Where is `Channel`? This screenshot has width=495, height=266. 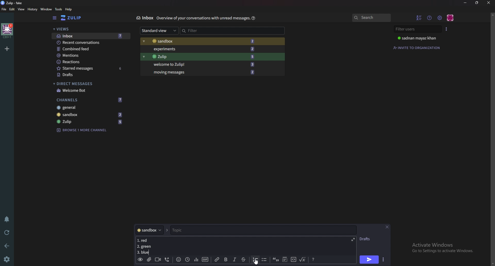
Channel is located at coordinates (149, 230).